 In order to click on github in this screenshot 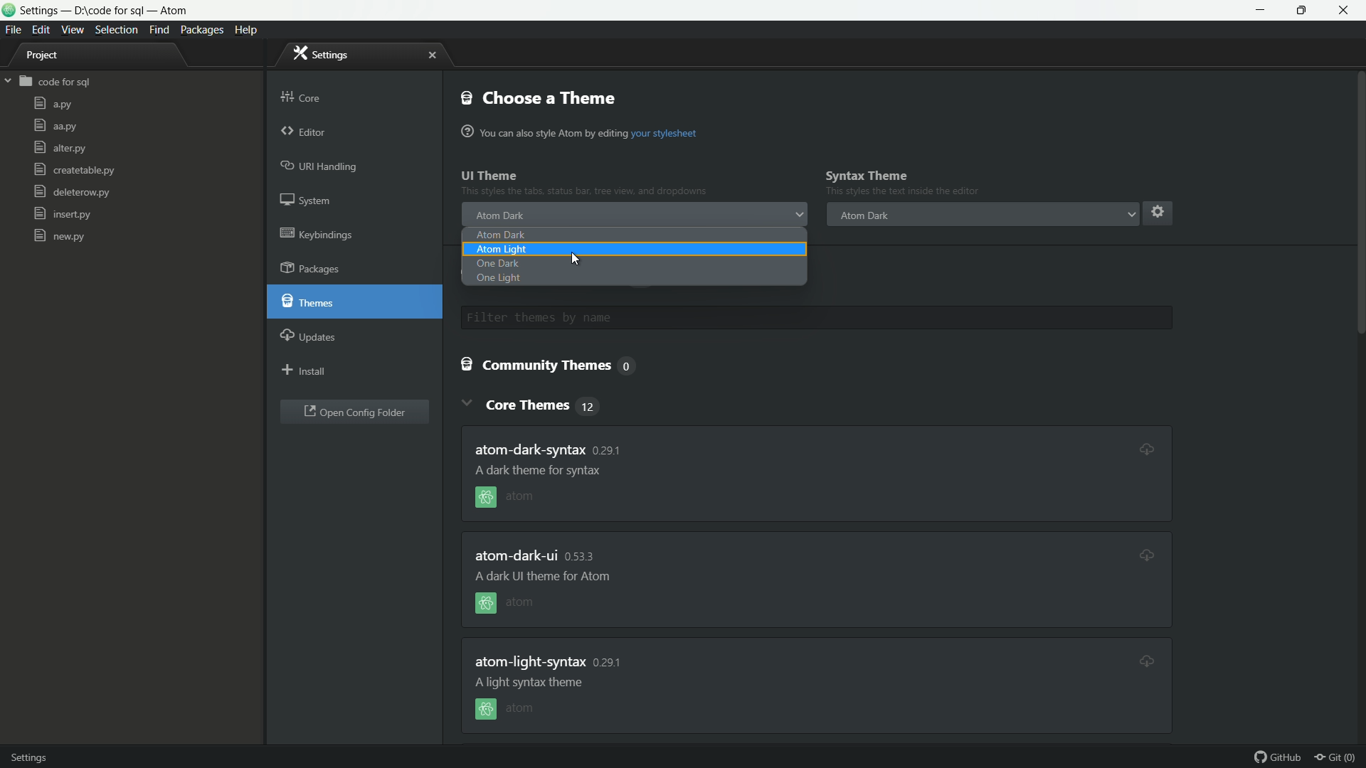, I will do `click(1278, 758)`.